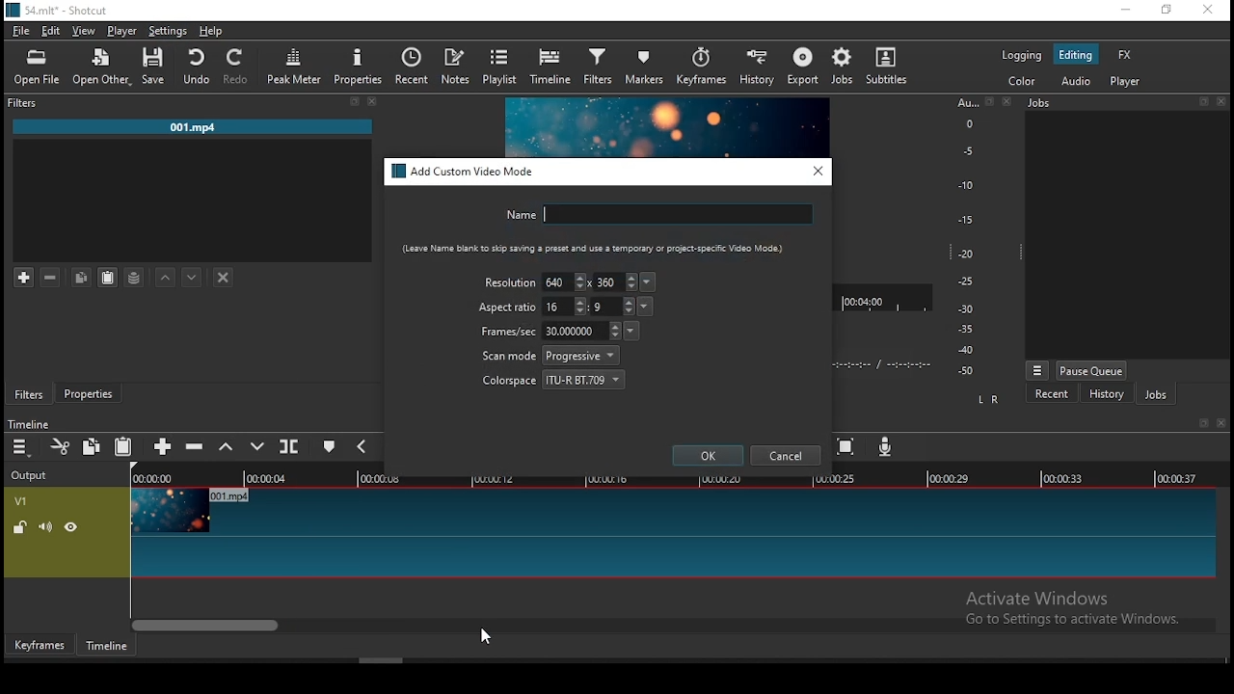  What do you see at coordinates (962, 330) in the screenshot?
I see `-35` at bounding box center [962, 330].